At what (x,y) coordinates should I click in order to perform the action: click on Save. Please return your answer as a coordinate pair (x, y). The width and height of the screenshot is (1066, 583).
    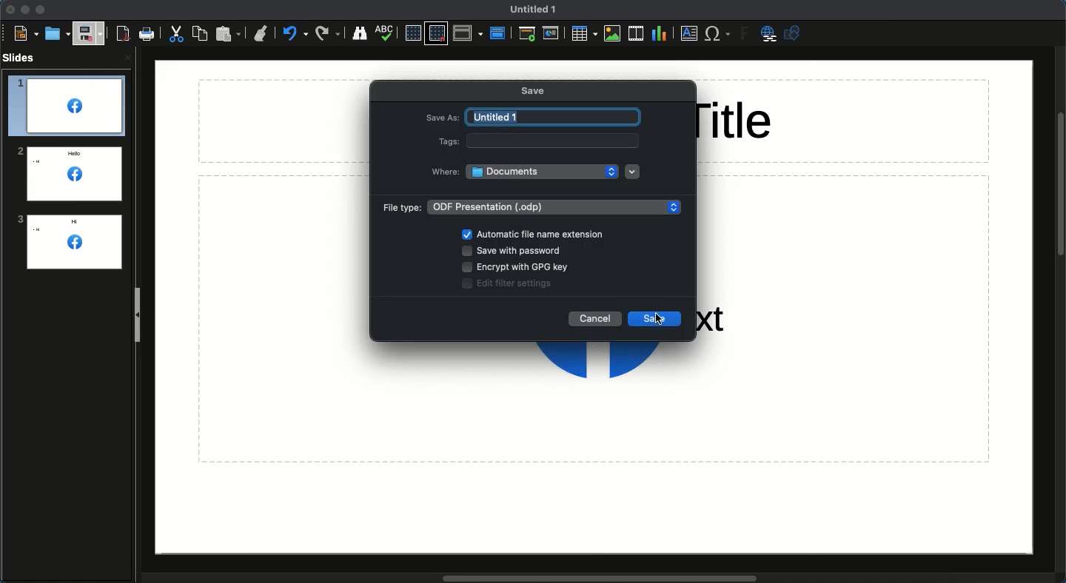
    Looking at the image, I should click on (90, 33).